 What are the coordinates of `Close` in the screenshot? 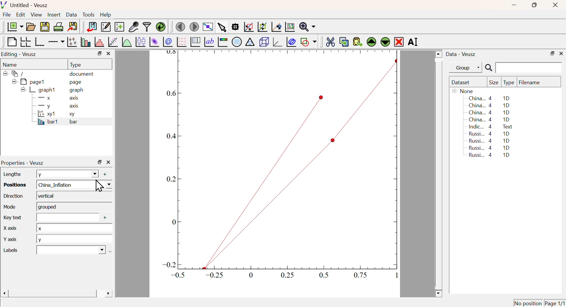 It's located at (561, 53).